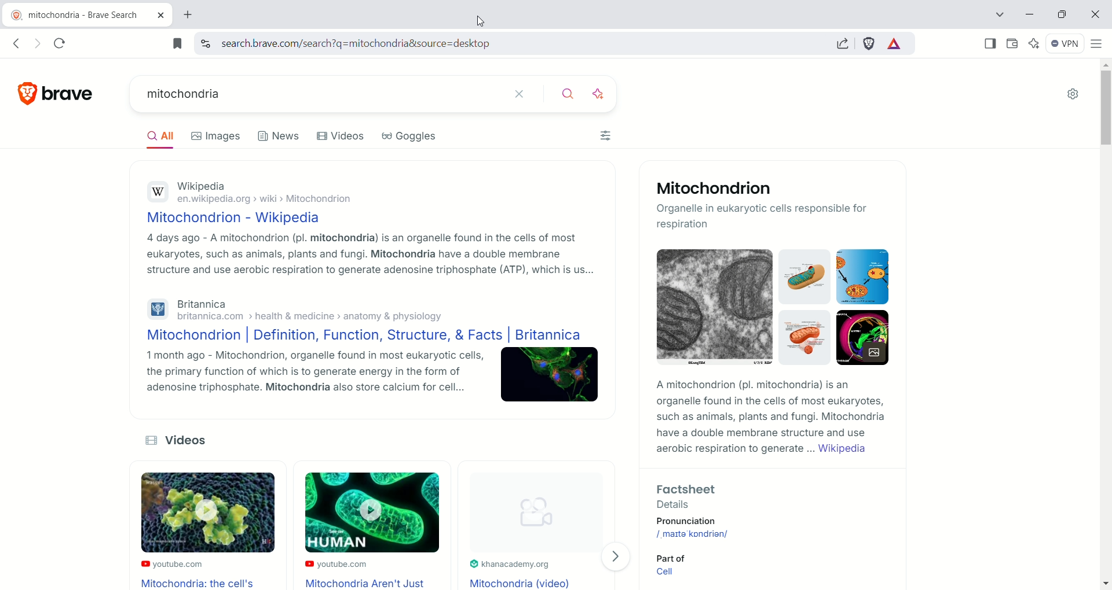 This screenshot has height=590, width=1112. Describe the element at coordinates (370, 583) in the screenshot. I see `Mitochondria Aren't Just` at that location.